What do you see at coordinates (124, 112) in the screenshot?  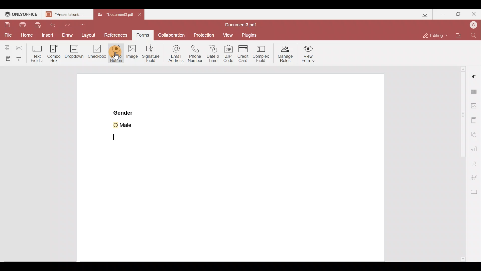 I see `Gender` at bounding box center [124, 112].